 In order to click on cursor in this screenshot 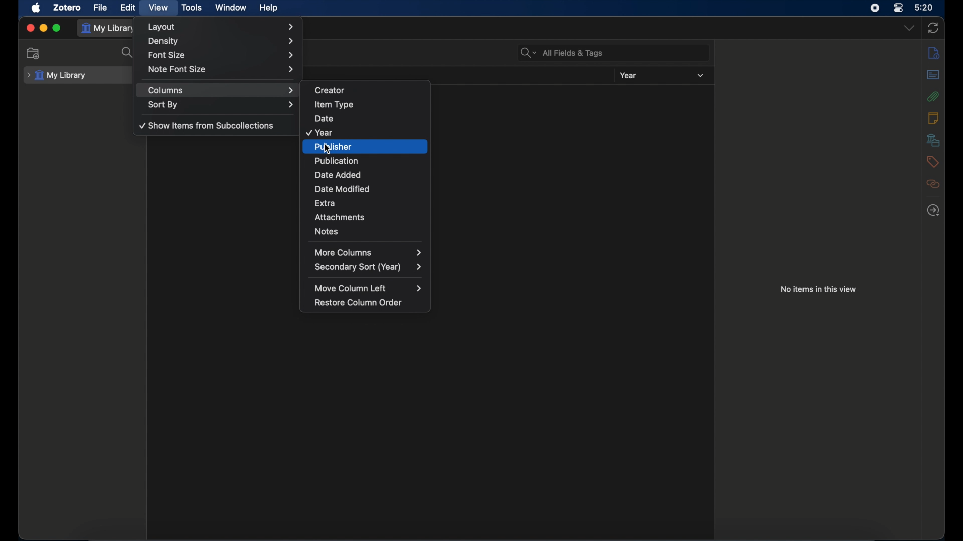, I will do `click(329, 150)`.